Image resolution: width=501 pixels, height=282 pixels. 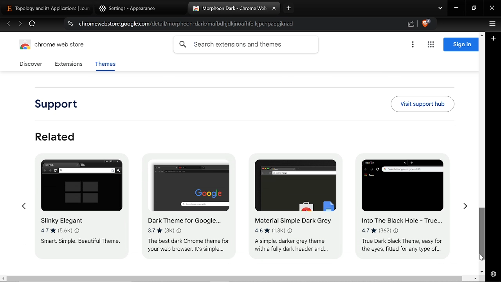 I want to click on Settings, so click(x=493, y=274).